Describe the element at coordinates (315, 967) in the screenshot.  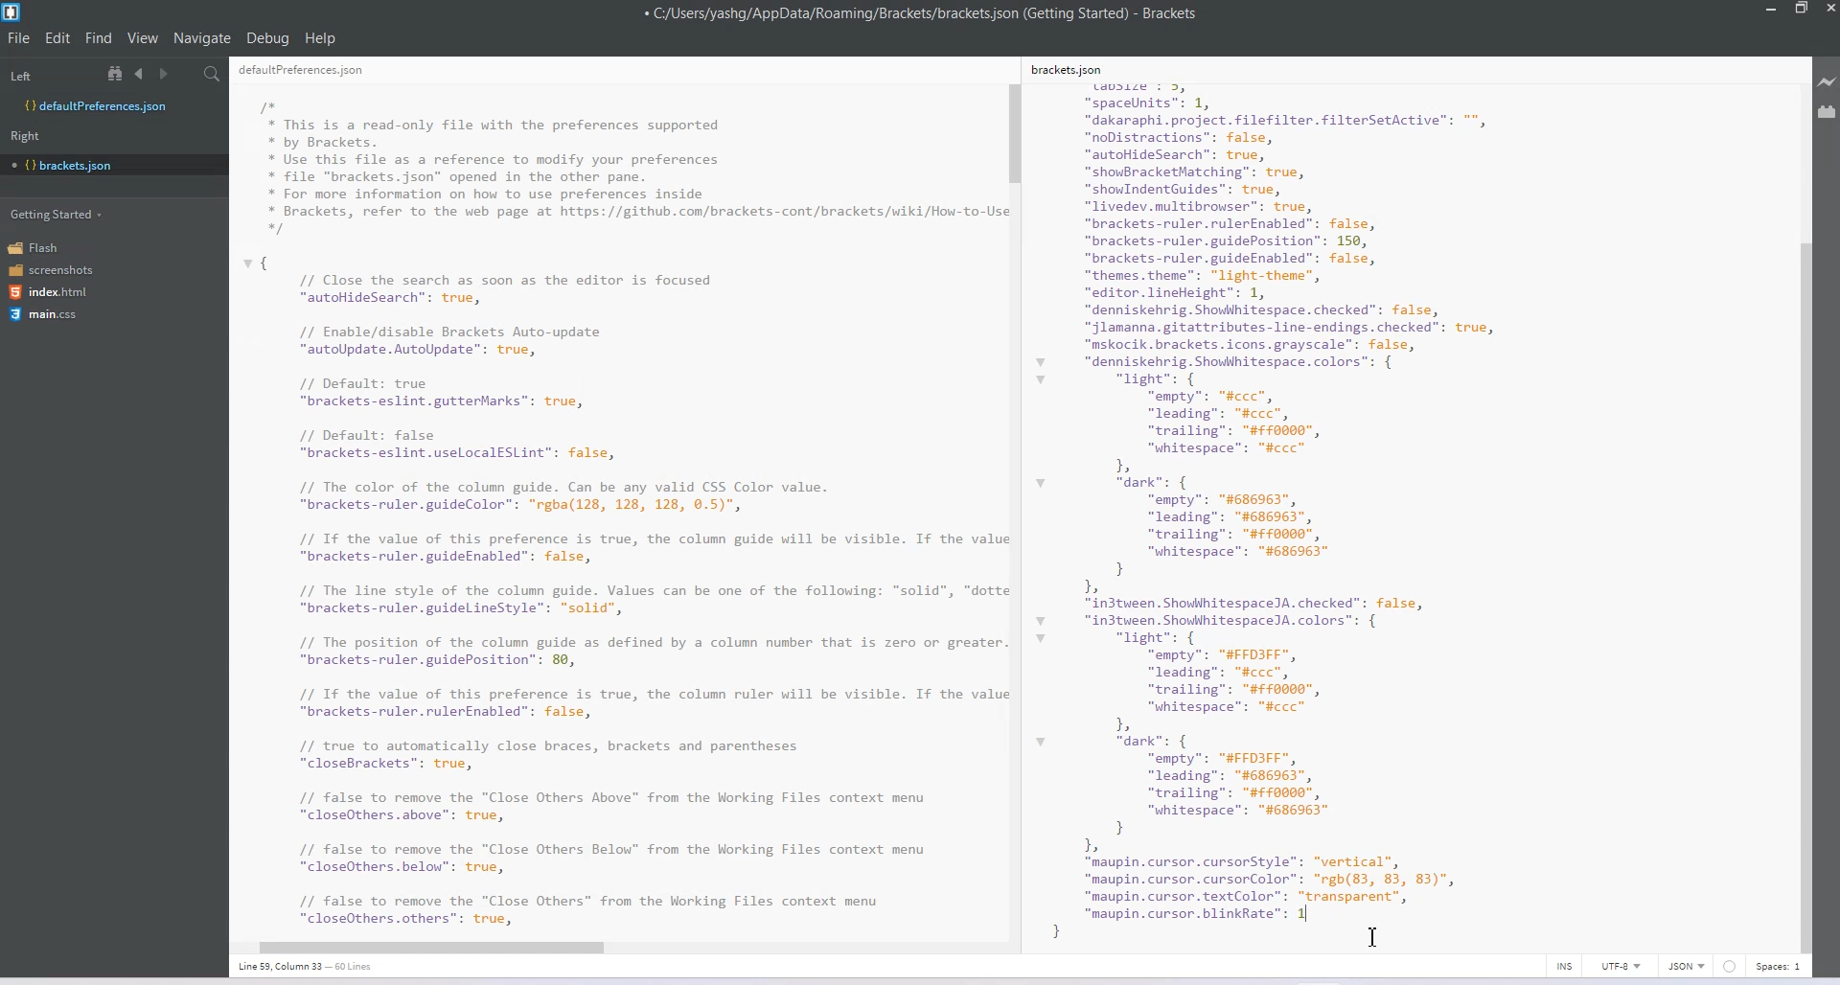
I see `Line 36, Column 13- 60 lines` at that location.